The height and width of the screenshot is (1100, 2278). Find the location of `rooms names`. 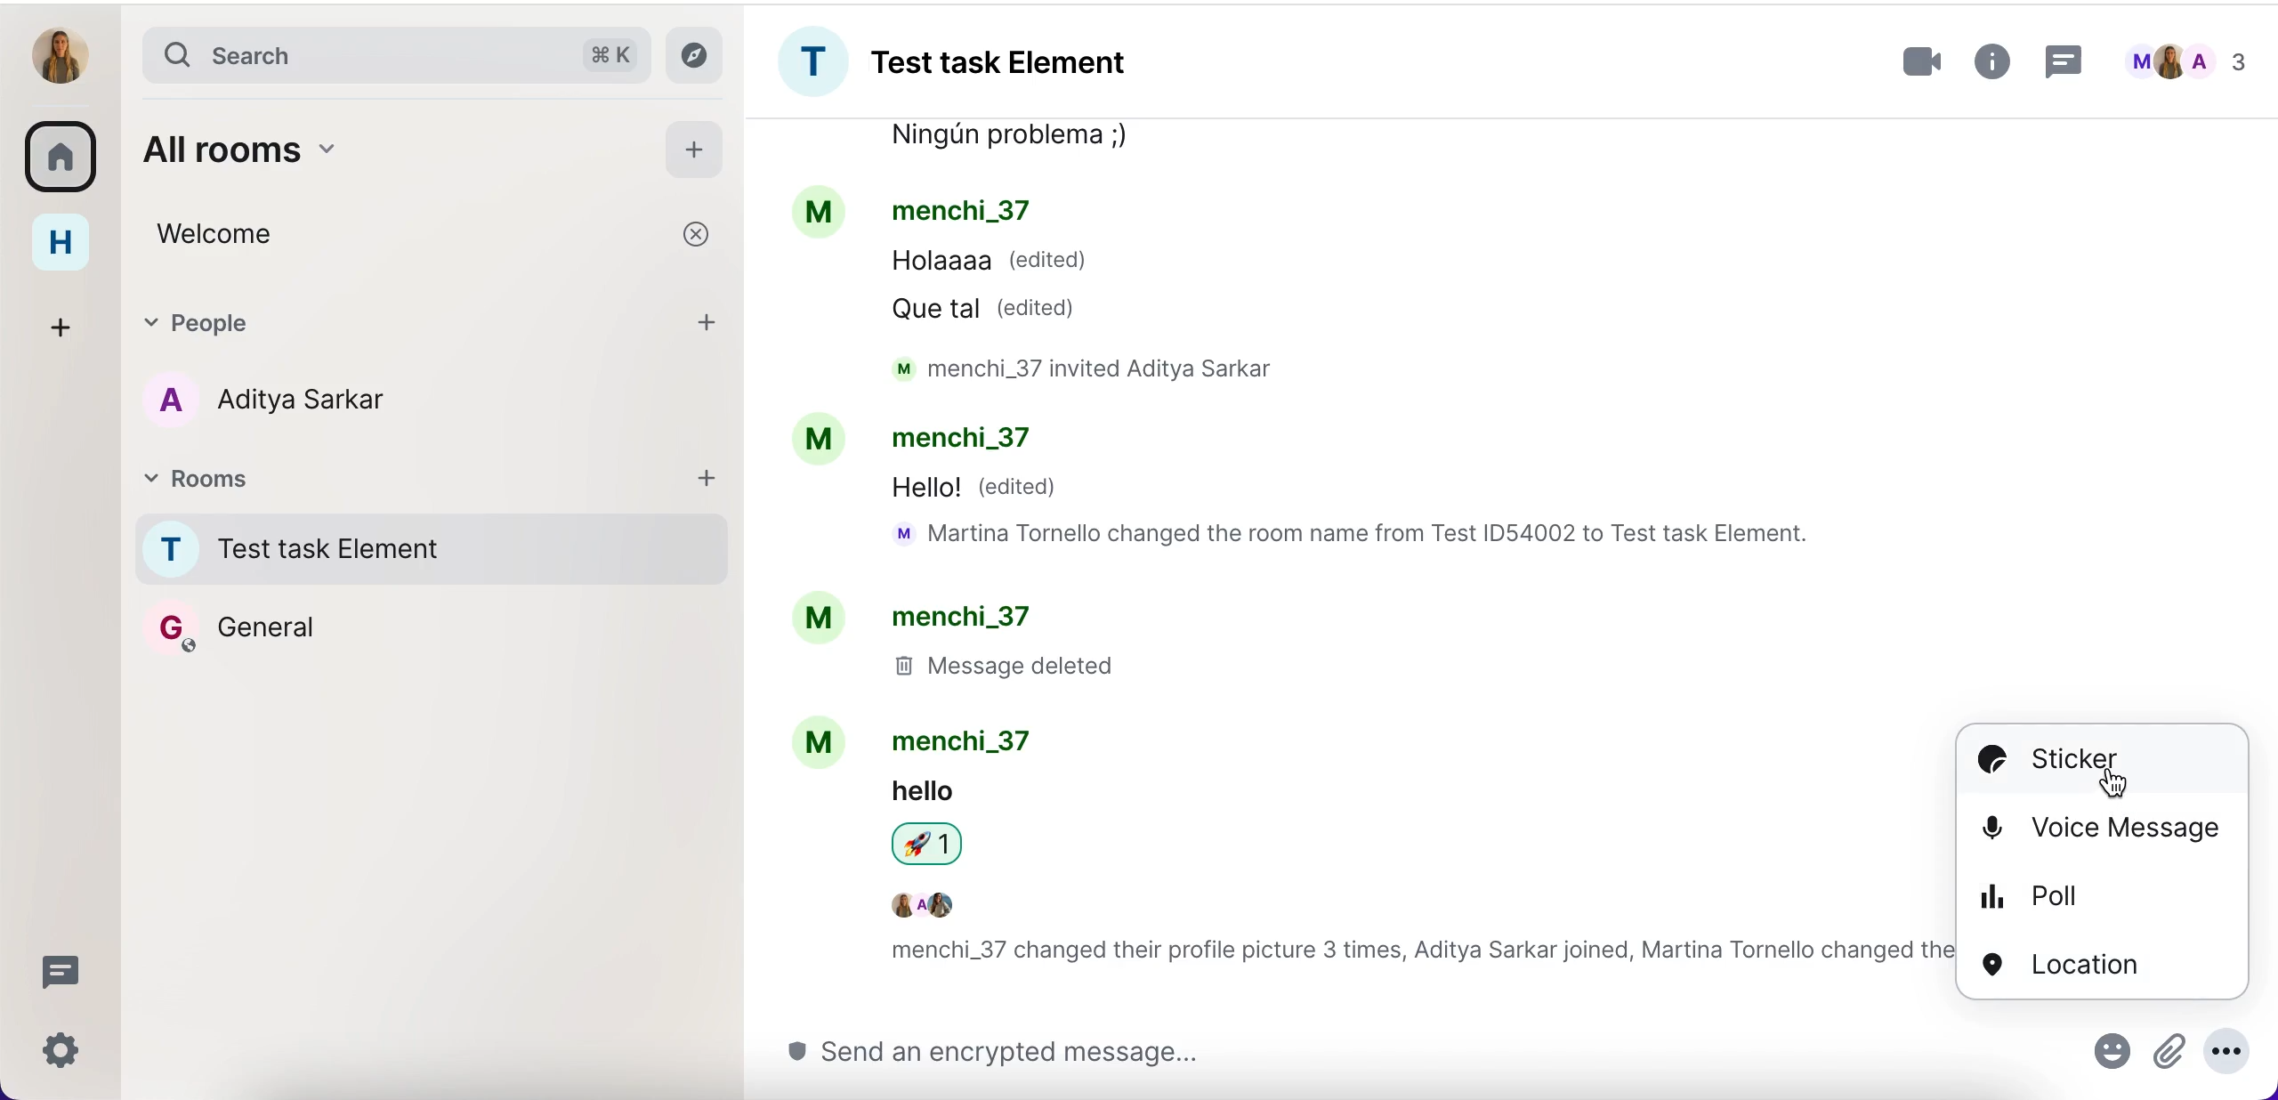

rooms names is located at coordinates (420, 594).